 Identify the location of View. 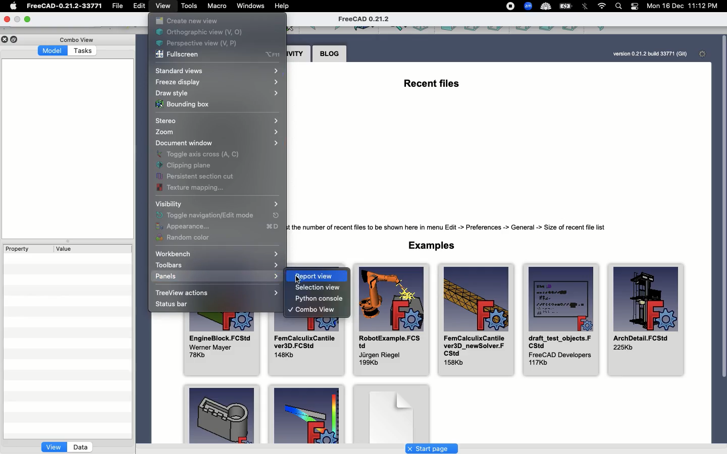
(53, 447).